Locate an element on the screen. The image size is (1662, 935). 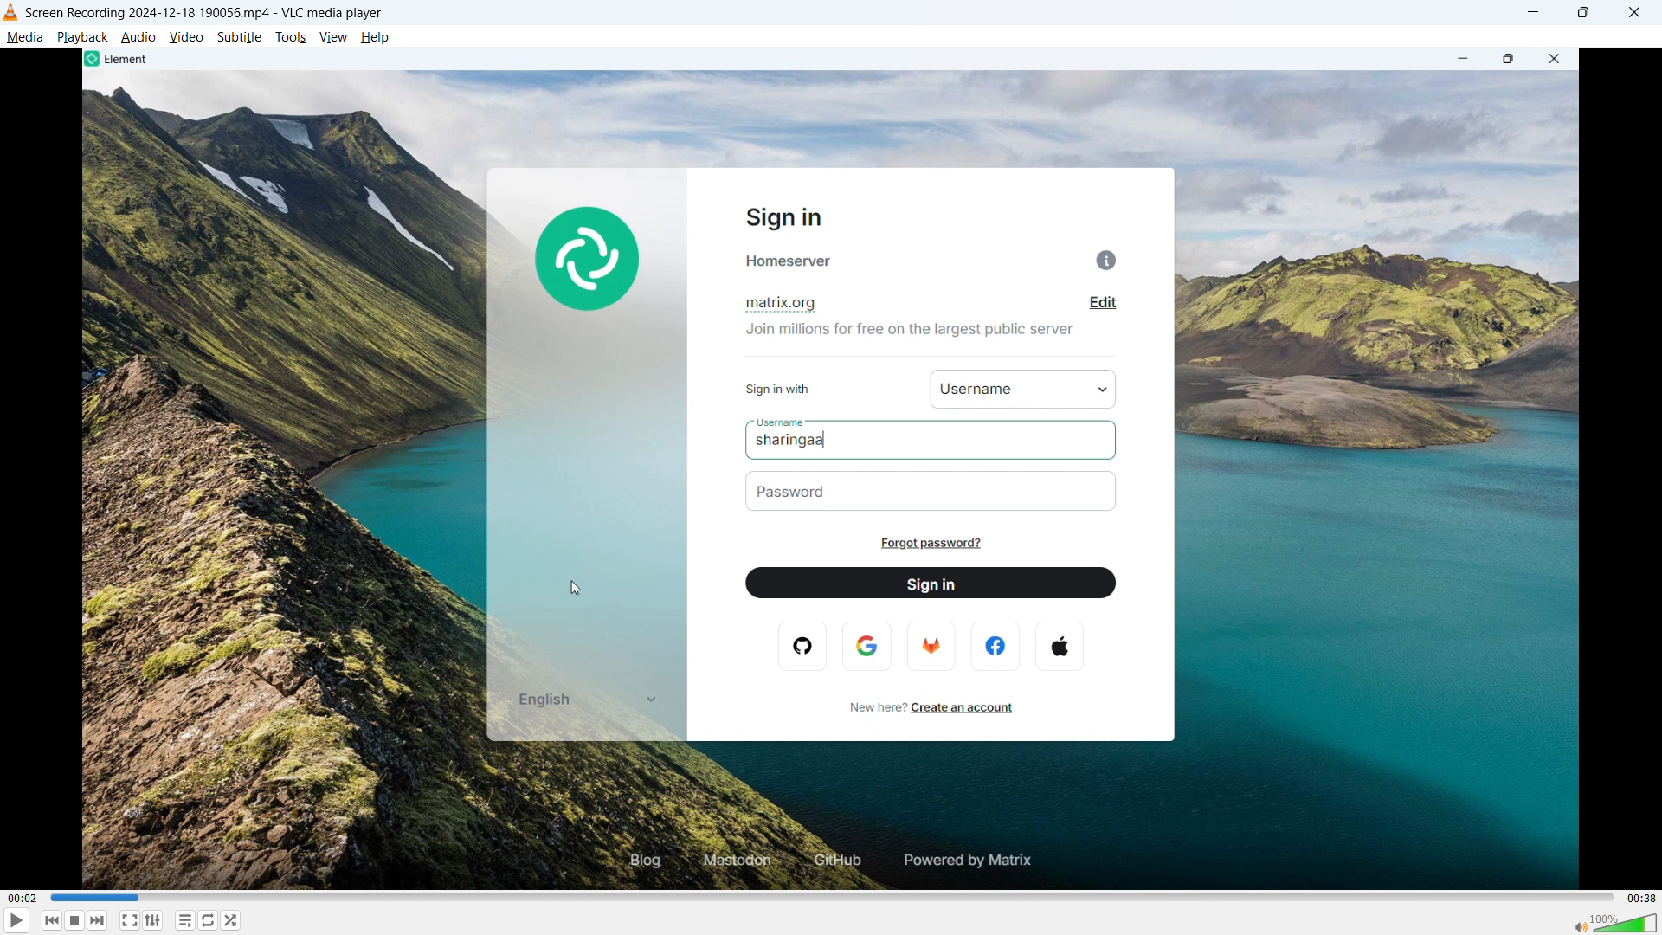
00:30 is located at coordinates (1639, 897).